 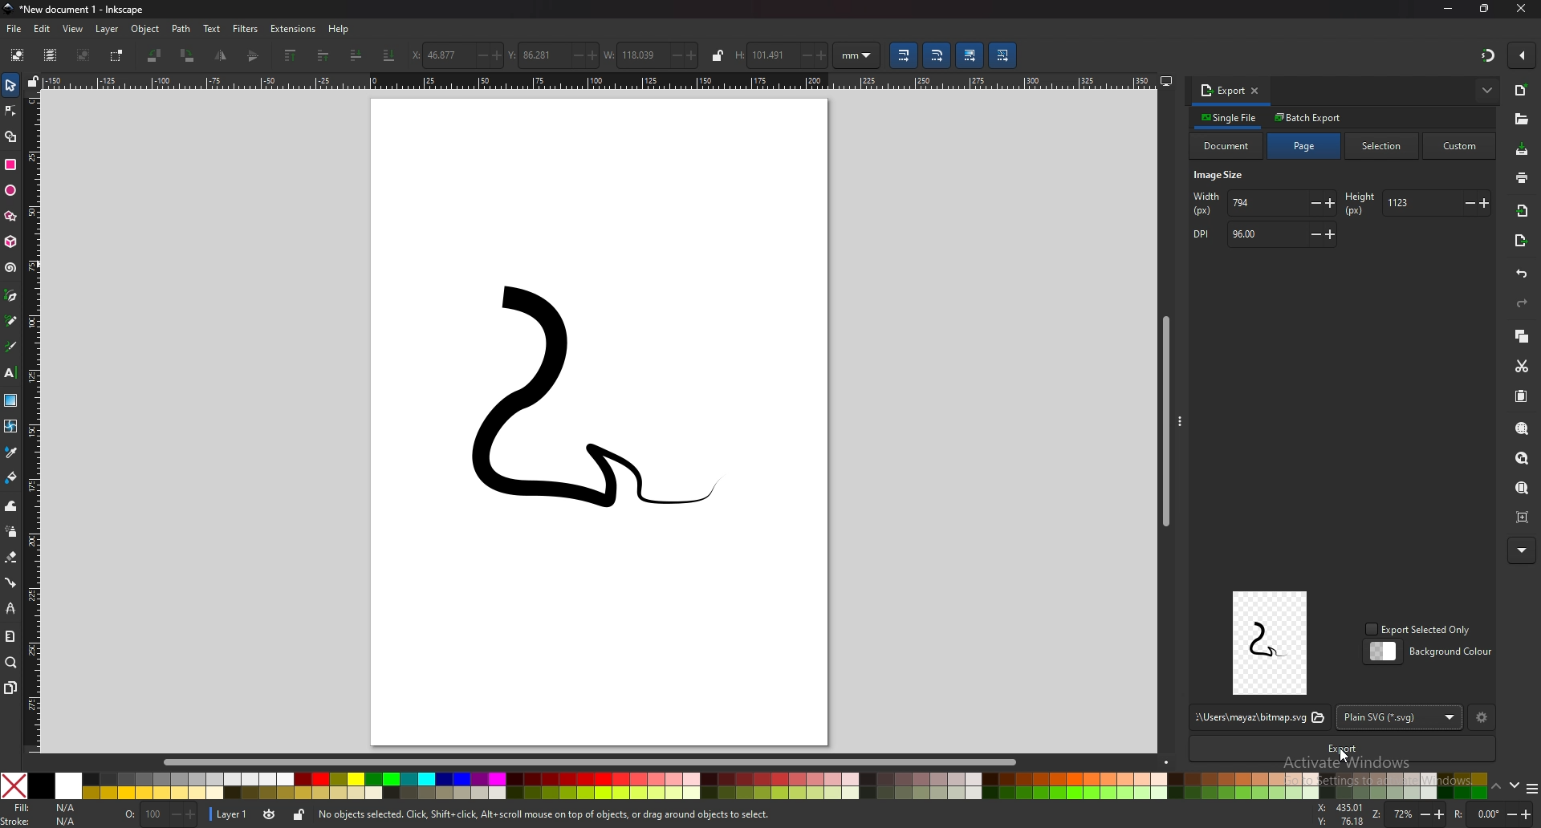 What do you see at coordinates (600, 81) in the screenshot?
I see `horizontal scale` at bounding box center [600, 81].